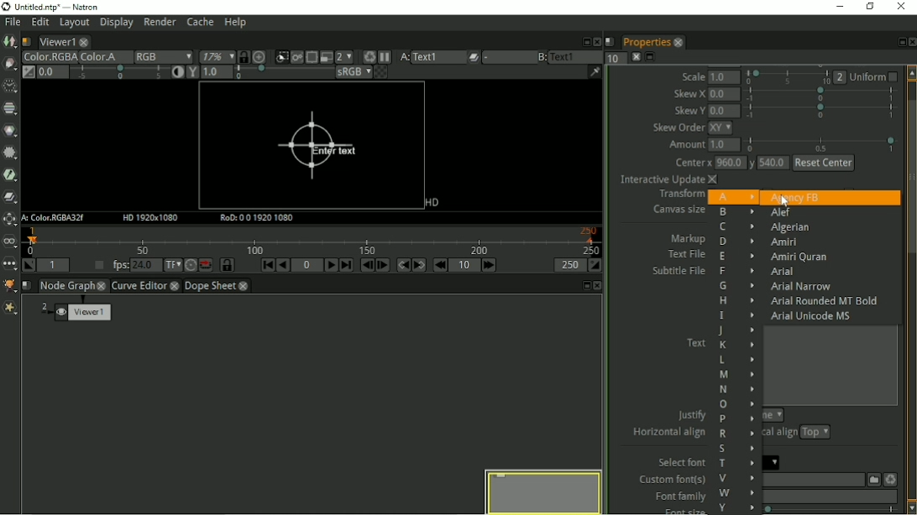  Describe the element at coordinates (684, 254) in the screenshot. I see `text file` at that location.